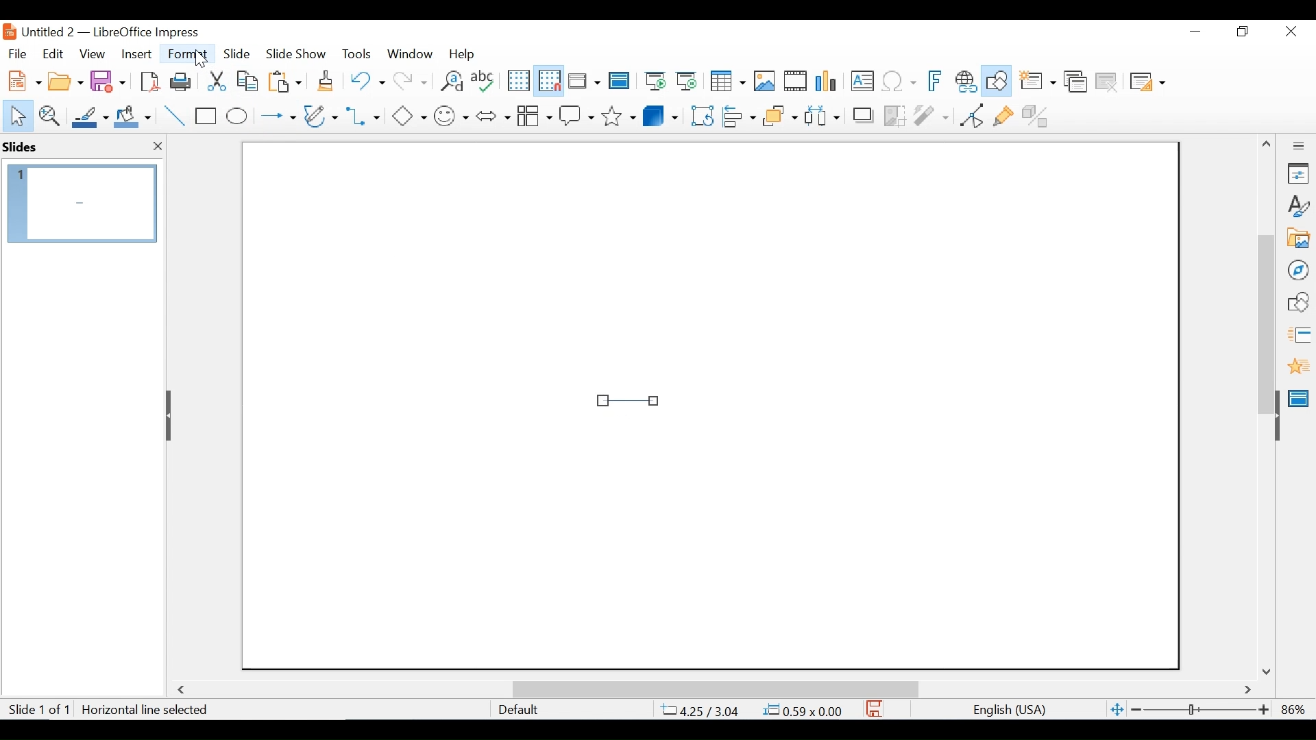 Image resolution: width=1316 pixels, height=740 pixels. I want to click on Cut, so click(215, 81).